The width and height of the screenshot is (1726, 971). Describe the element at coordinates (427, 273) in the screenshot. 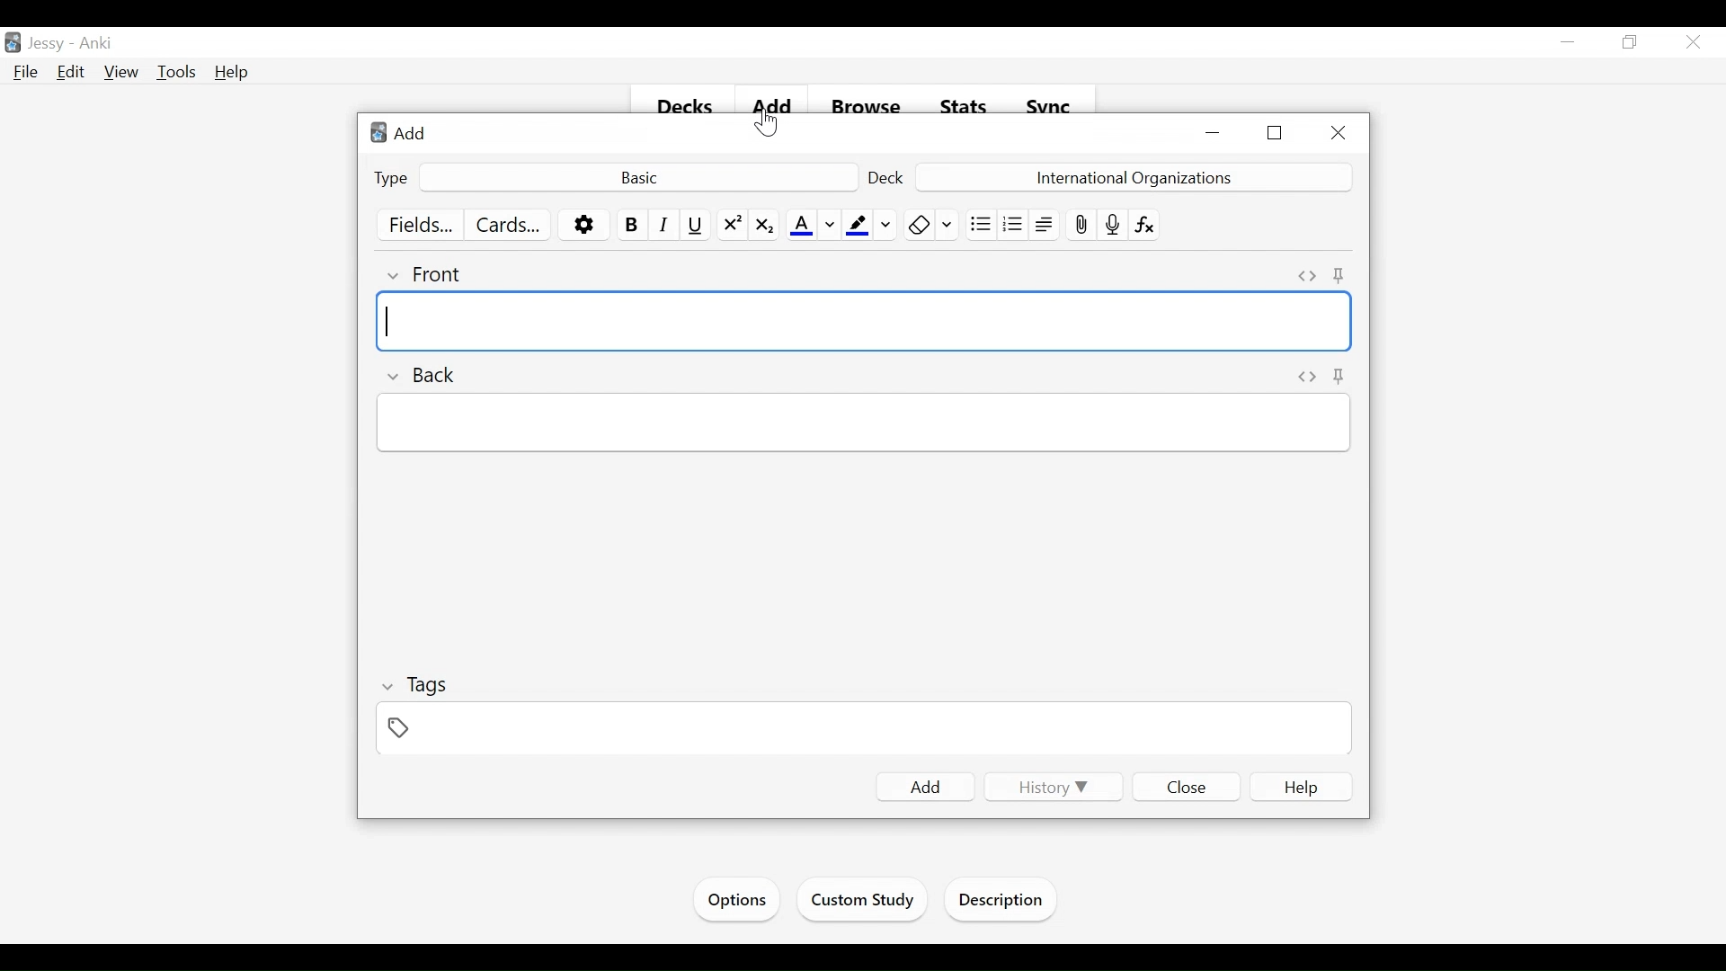

I see `Front` at that location.